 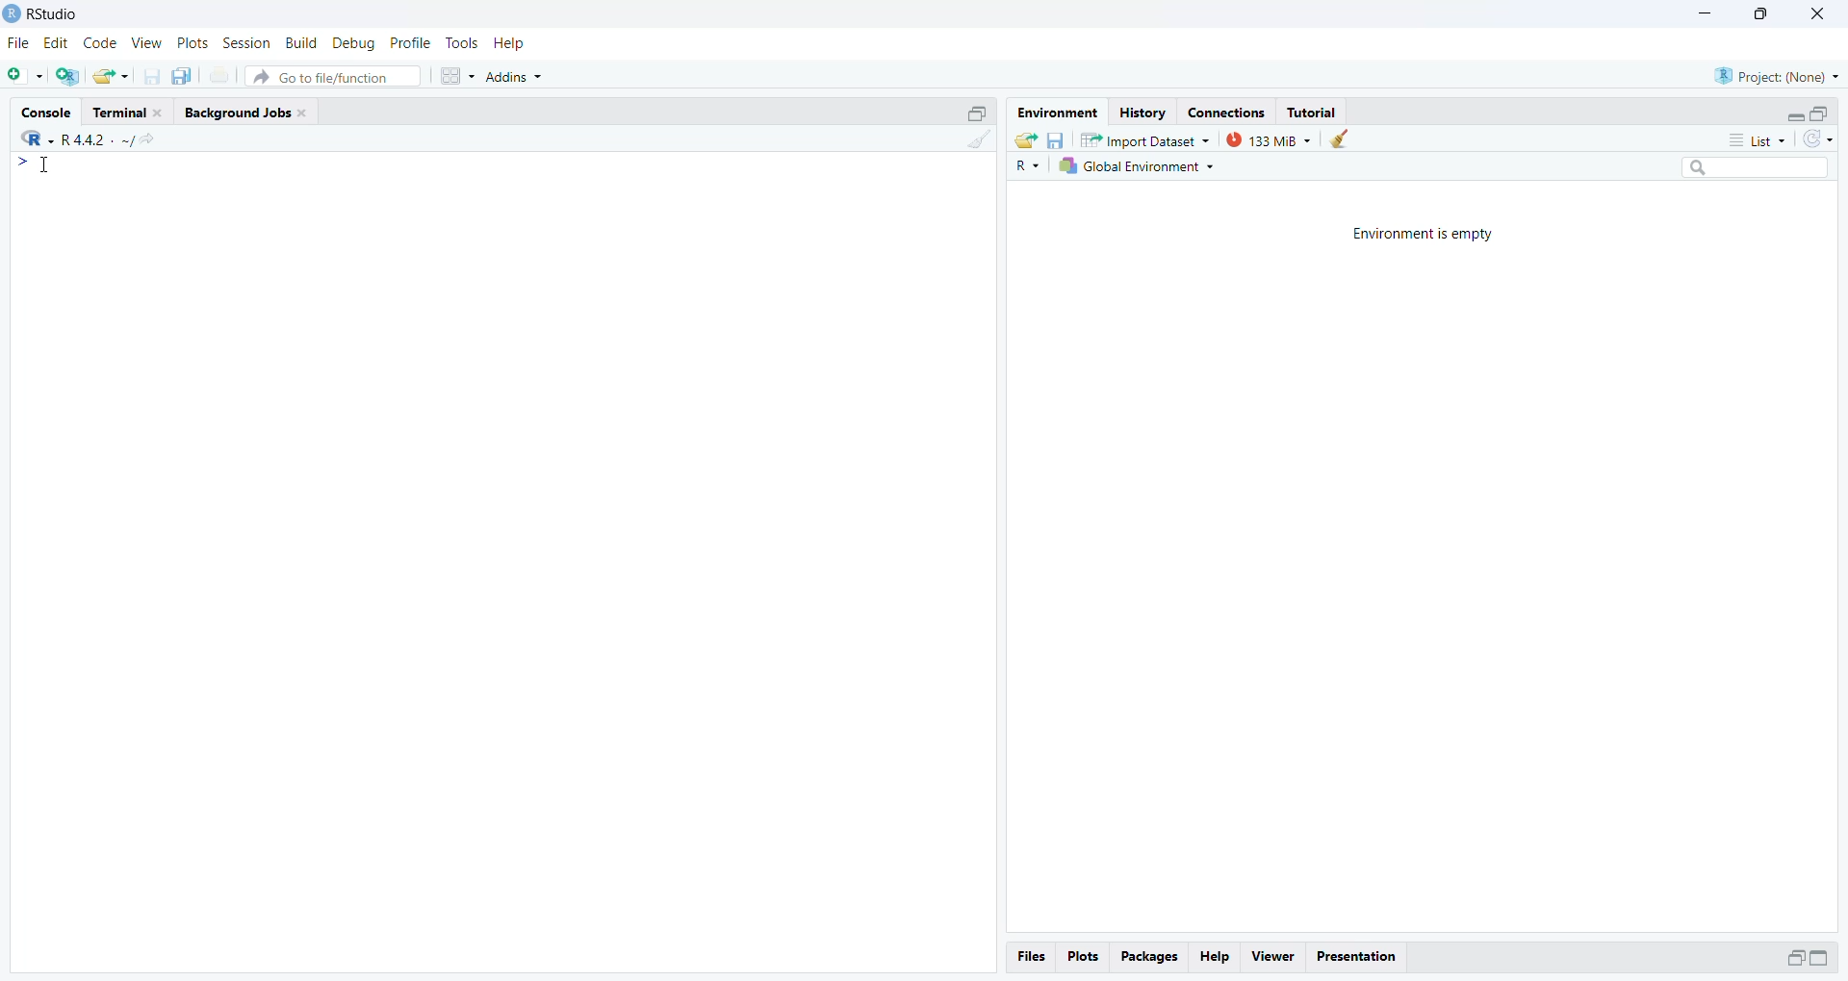 What do you see at coordinates (196, 42) in the screenshot?
I see `Plots` at bounding box center [196, 42].